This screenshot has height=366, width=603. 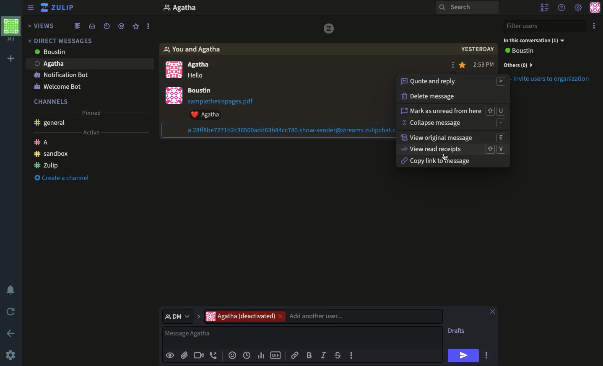 What do you see at coordinates (87, 39) in the screenshot?
I see `Inbox` at bounding box center [87, 39].